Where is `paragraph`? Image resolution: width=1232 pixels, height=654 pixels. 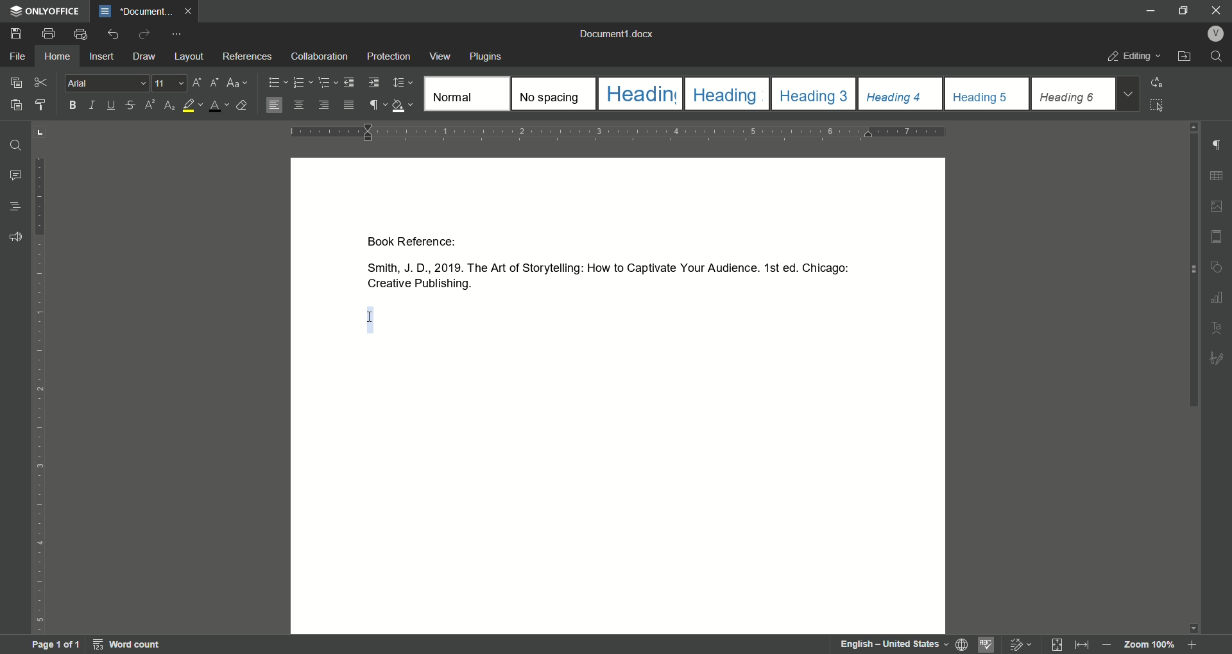
paragraph is located at coordinates (302, 82).